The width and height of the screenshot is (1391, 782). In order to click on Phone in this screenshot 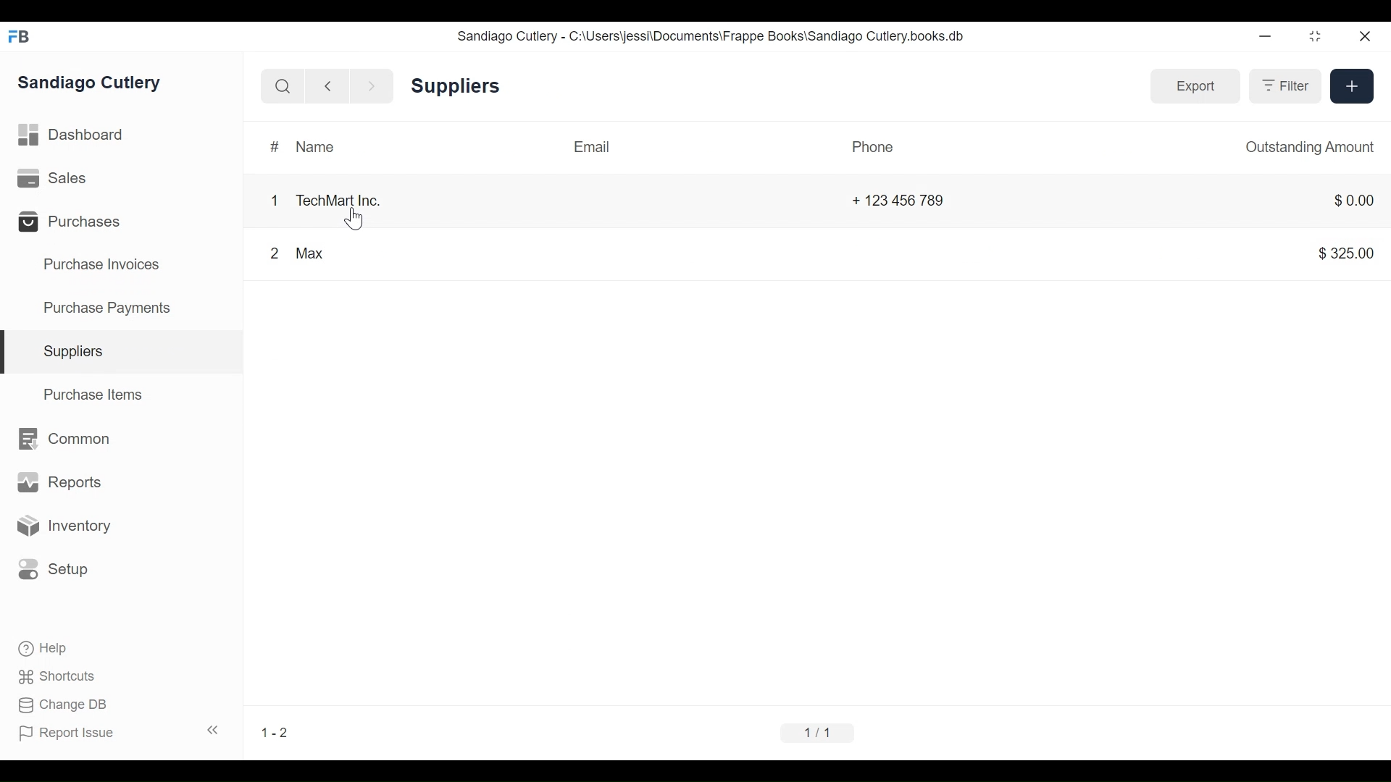, I will do `click(877, 150)`.